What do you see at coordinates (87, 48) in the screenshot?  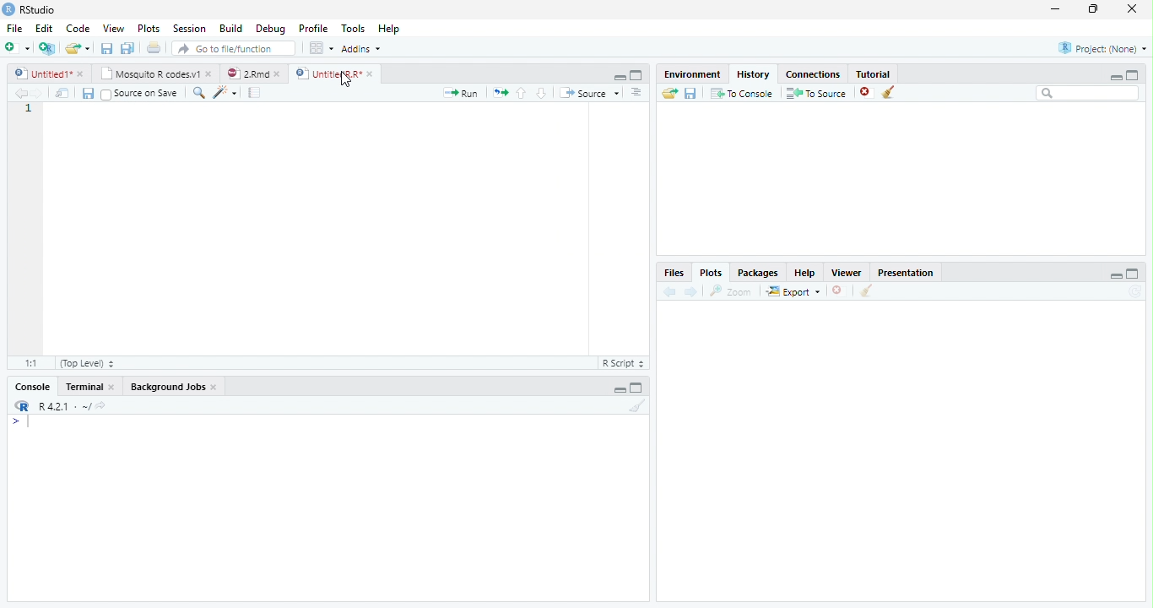 I see `Open recent files` at bounding box center [87, 48].